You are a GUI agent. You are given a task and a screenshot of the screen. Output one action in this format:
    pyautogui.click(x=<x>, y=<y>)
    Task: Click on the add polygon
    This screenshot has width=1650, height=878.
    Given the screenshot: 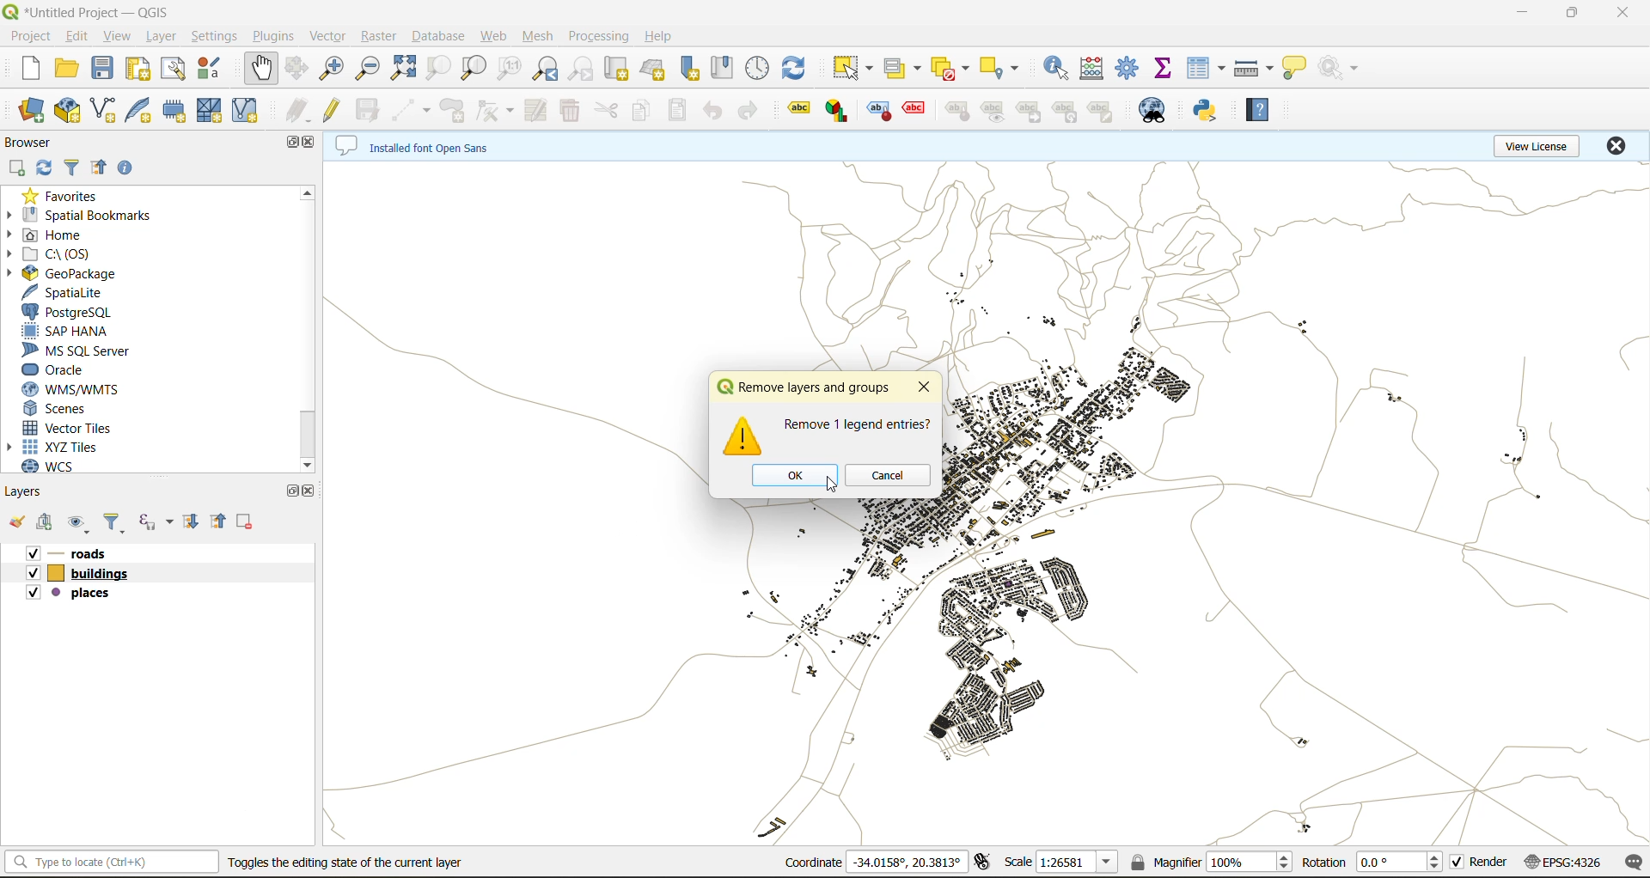 What is the action you would take?
    pyautogui.click(x=456, y=110)
    